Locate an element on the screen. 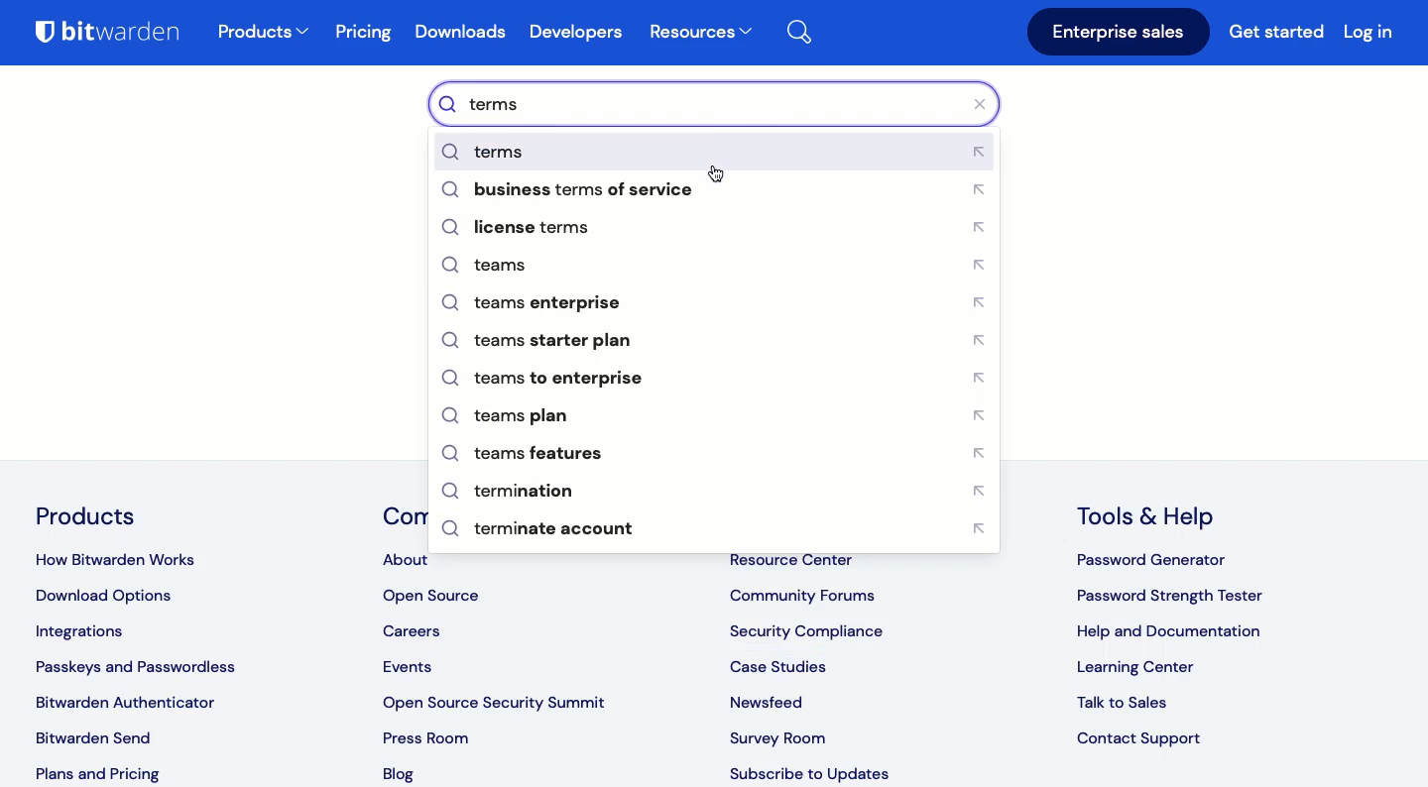 The image size is (1428, 787). Search is located at coordinates (810, 29).